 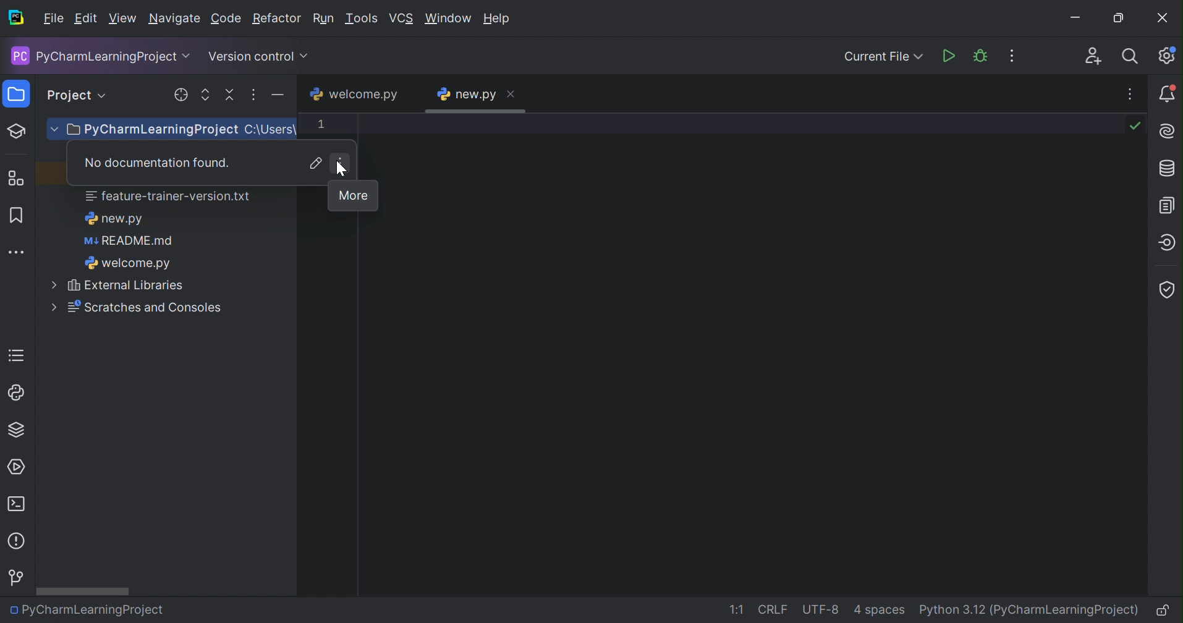 I want to click on PyCharm icon, so click(x=16, y=19).